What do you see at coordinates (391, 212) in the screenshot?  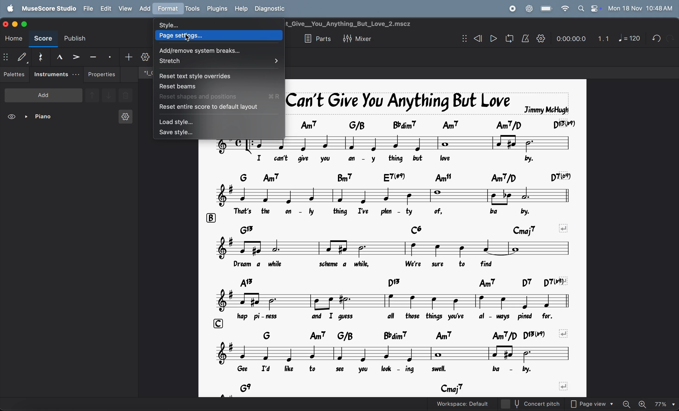 I see `lyrics` at bounding box center [391, 212].